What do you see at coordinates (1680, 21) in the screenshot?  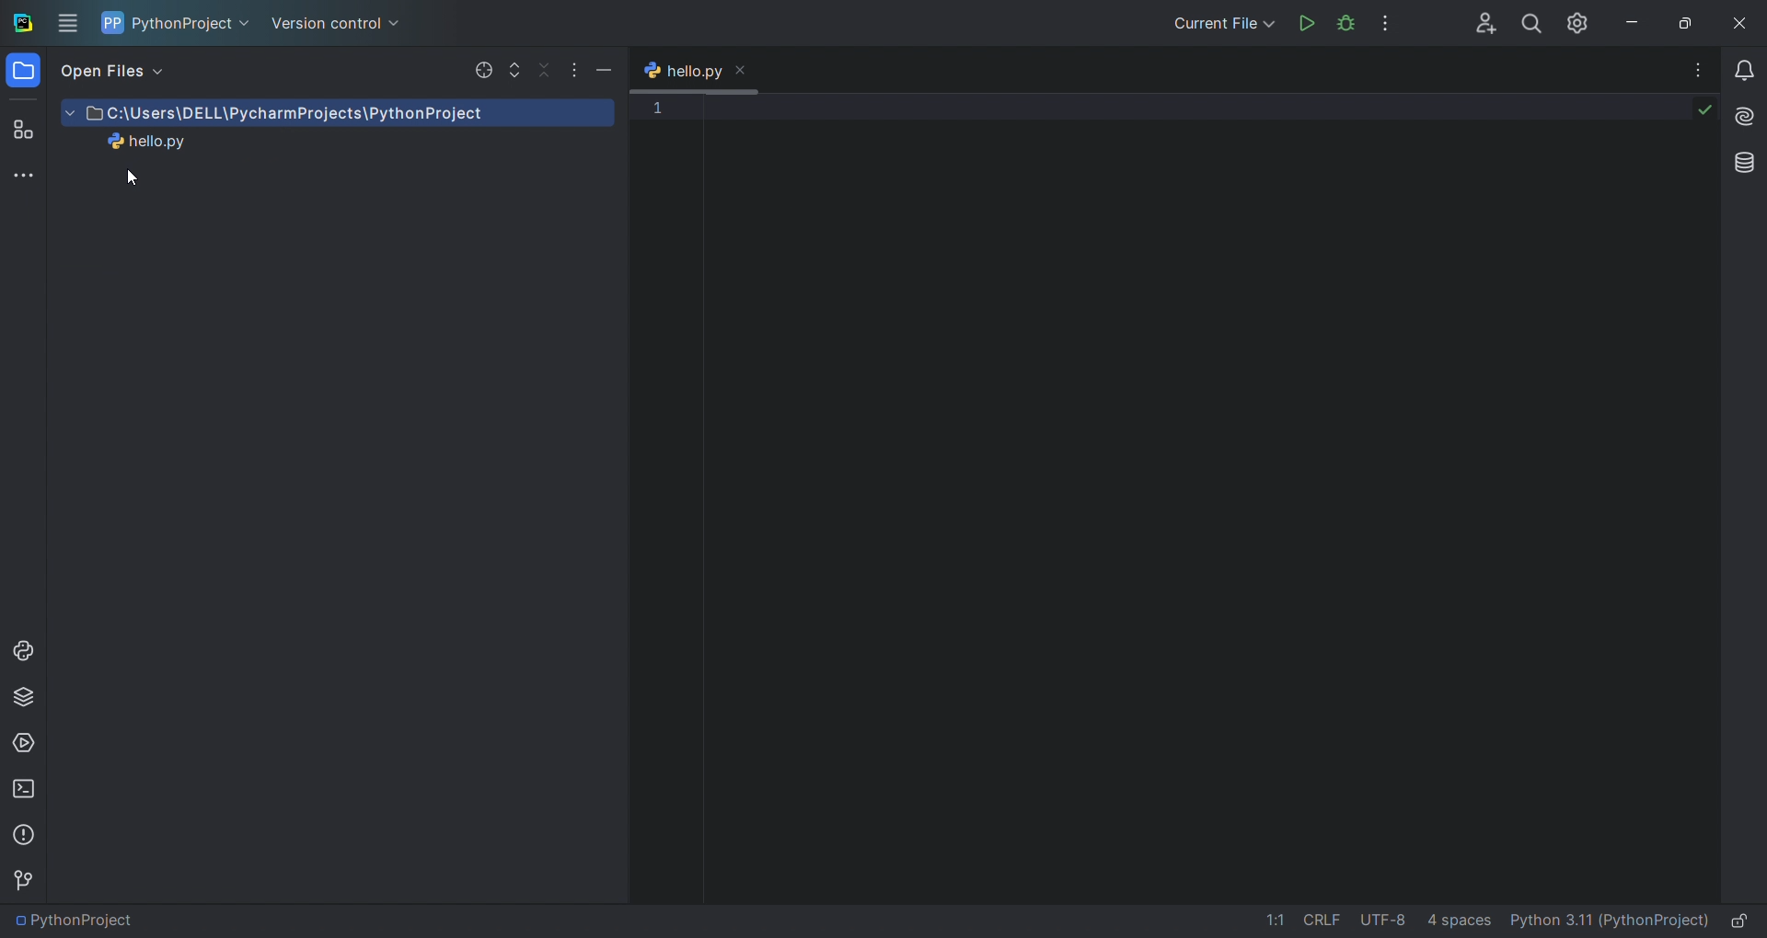 I see `maximize/restore` at bounding box center [1680, 21].